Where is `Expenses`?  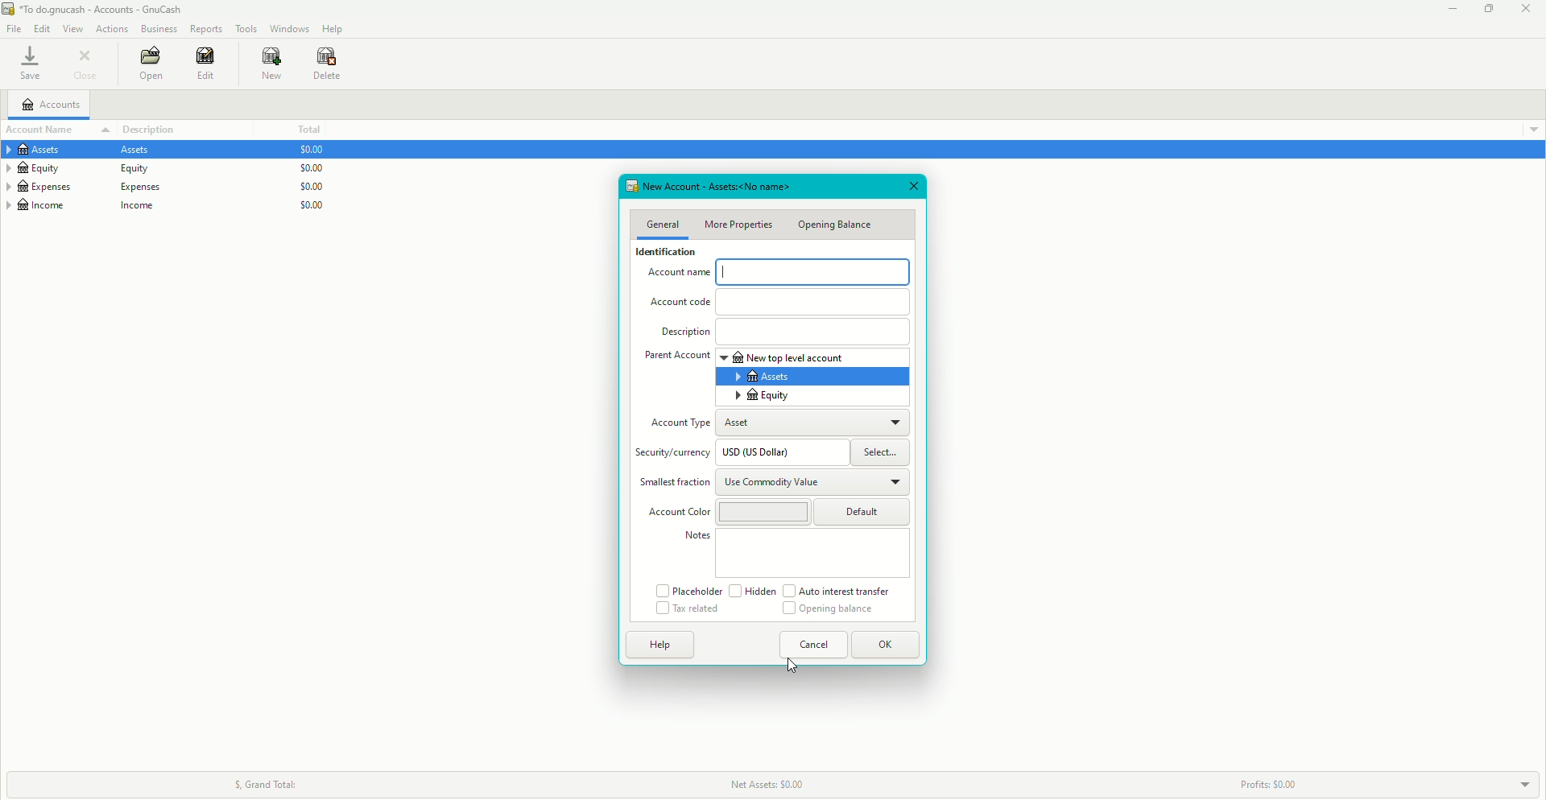
Expenses is located at coordinates (85, 187).